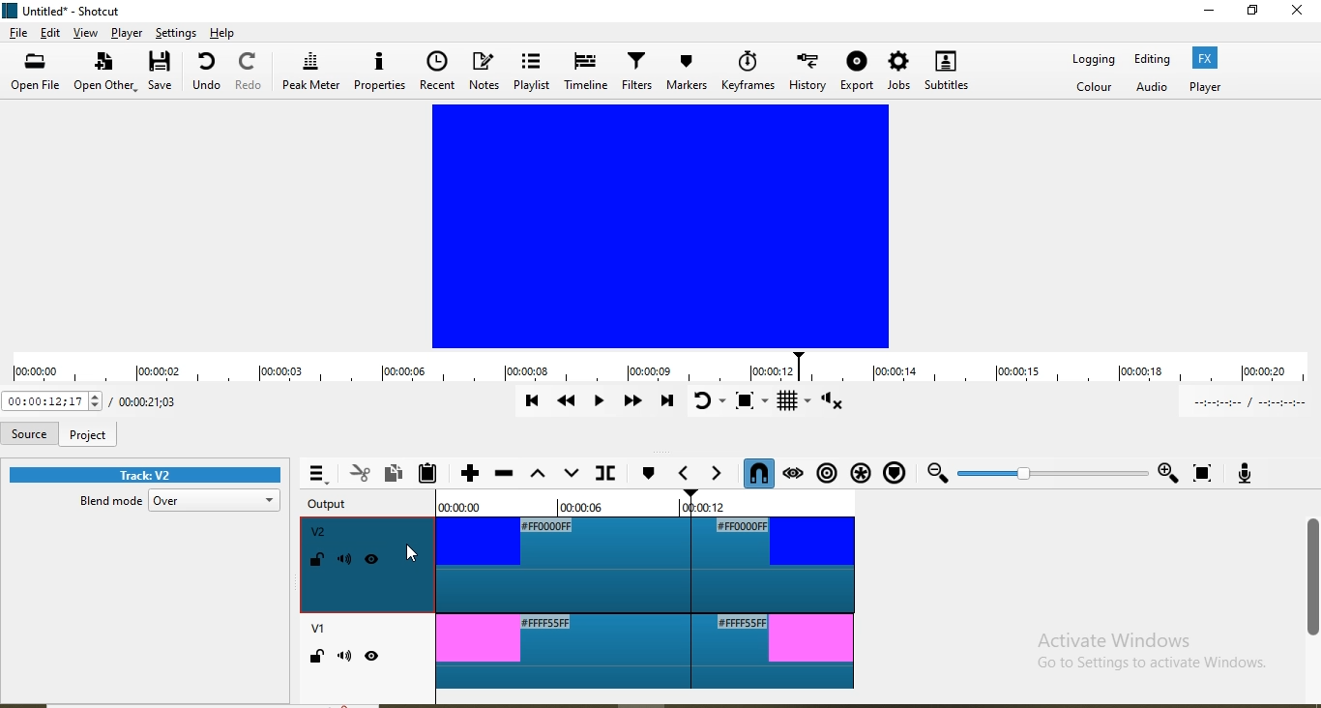 Image resolution: width=1321 pixels, height=708 pixels. I want to click on Recent, so click(441, 70).